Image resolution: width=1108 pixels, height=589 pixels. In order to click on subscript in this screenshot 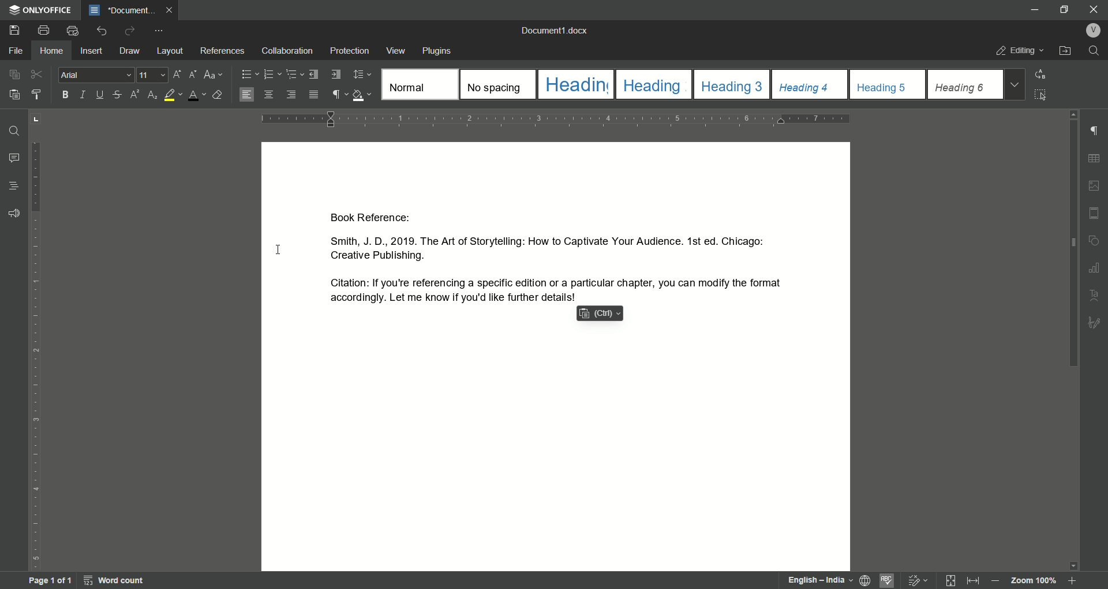, I will do `click(152, 95)`.